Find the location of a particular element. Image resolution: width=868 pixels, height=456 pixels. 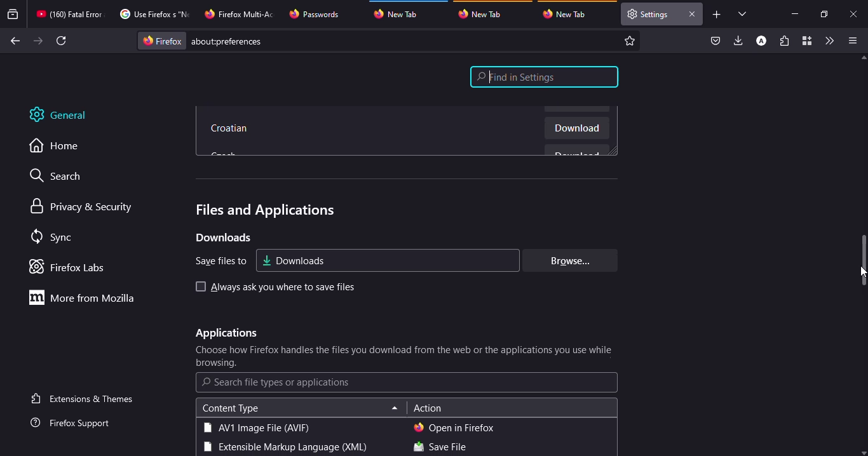

about:preferences is located at coordinates (390, 41).